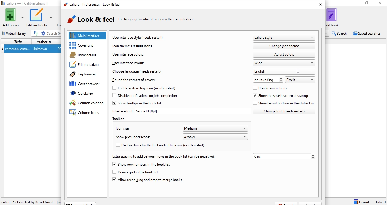 The image size is (387, 205). I want to click on icon size, so click(122, 128).